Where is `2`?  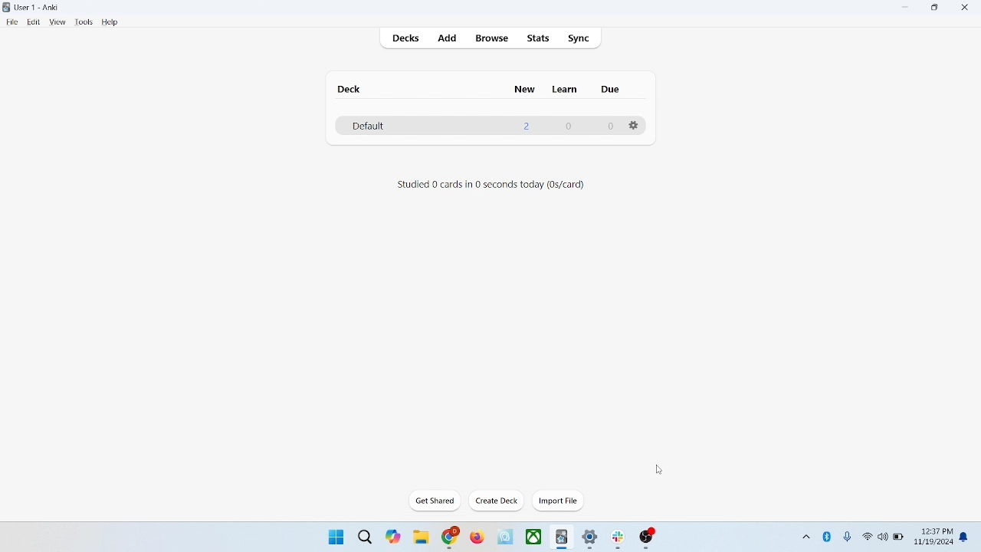
2 is located at coordinates (527, 126).